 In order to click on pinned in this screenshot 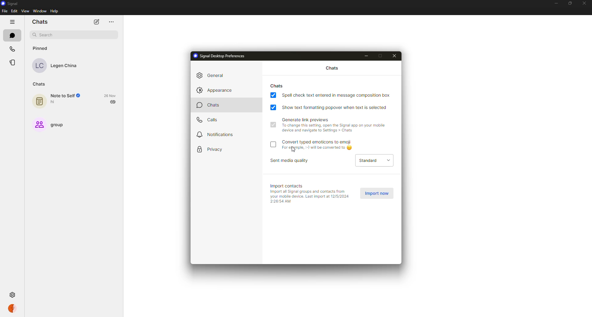, I will do `click(40, 48)`.